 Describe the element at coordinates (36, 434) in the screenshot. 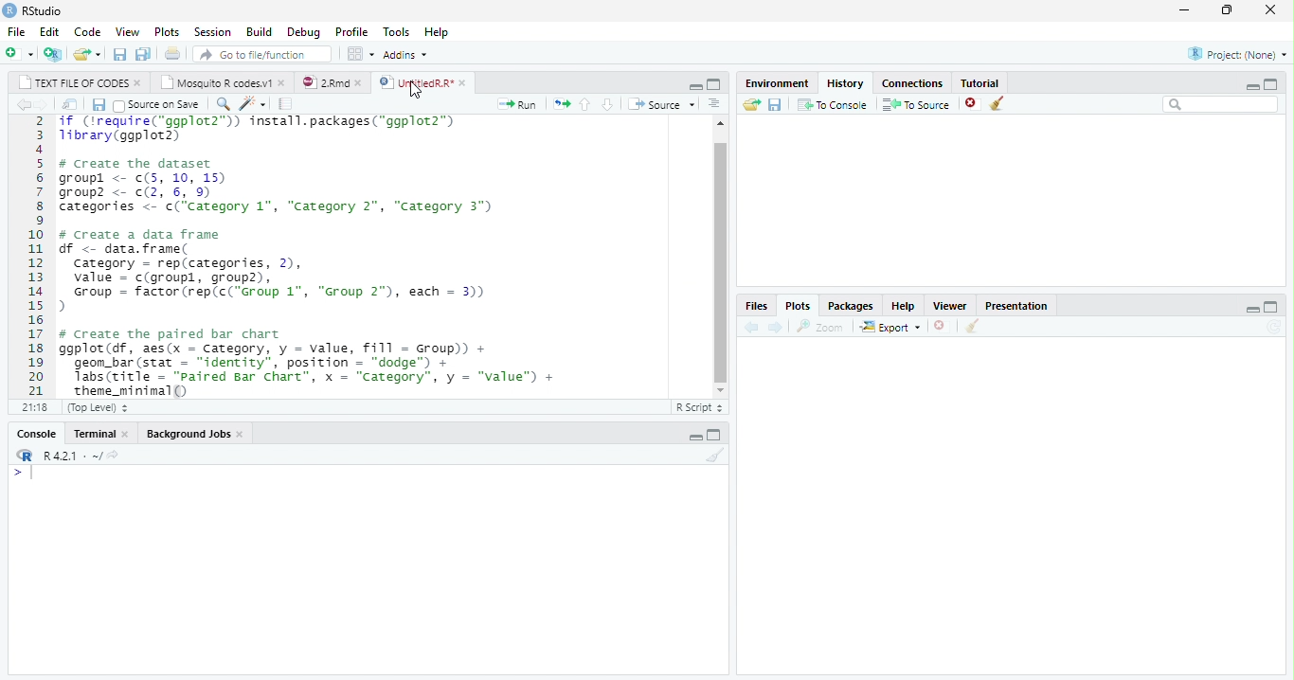

I see `console` at that location.